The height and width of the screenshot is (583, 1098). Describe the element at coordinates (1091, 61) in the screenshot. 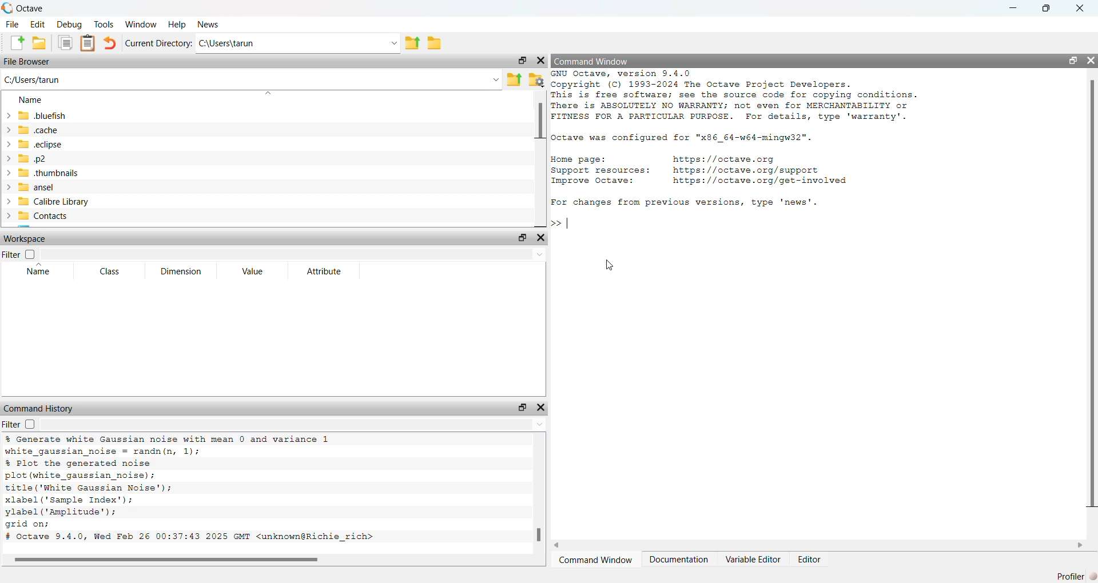

I see `close` at that location.